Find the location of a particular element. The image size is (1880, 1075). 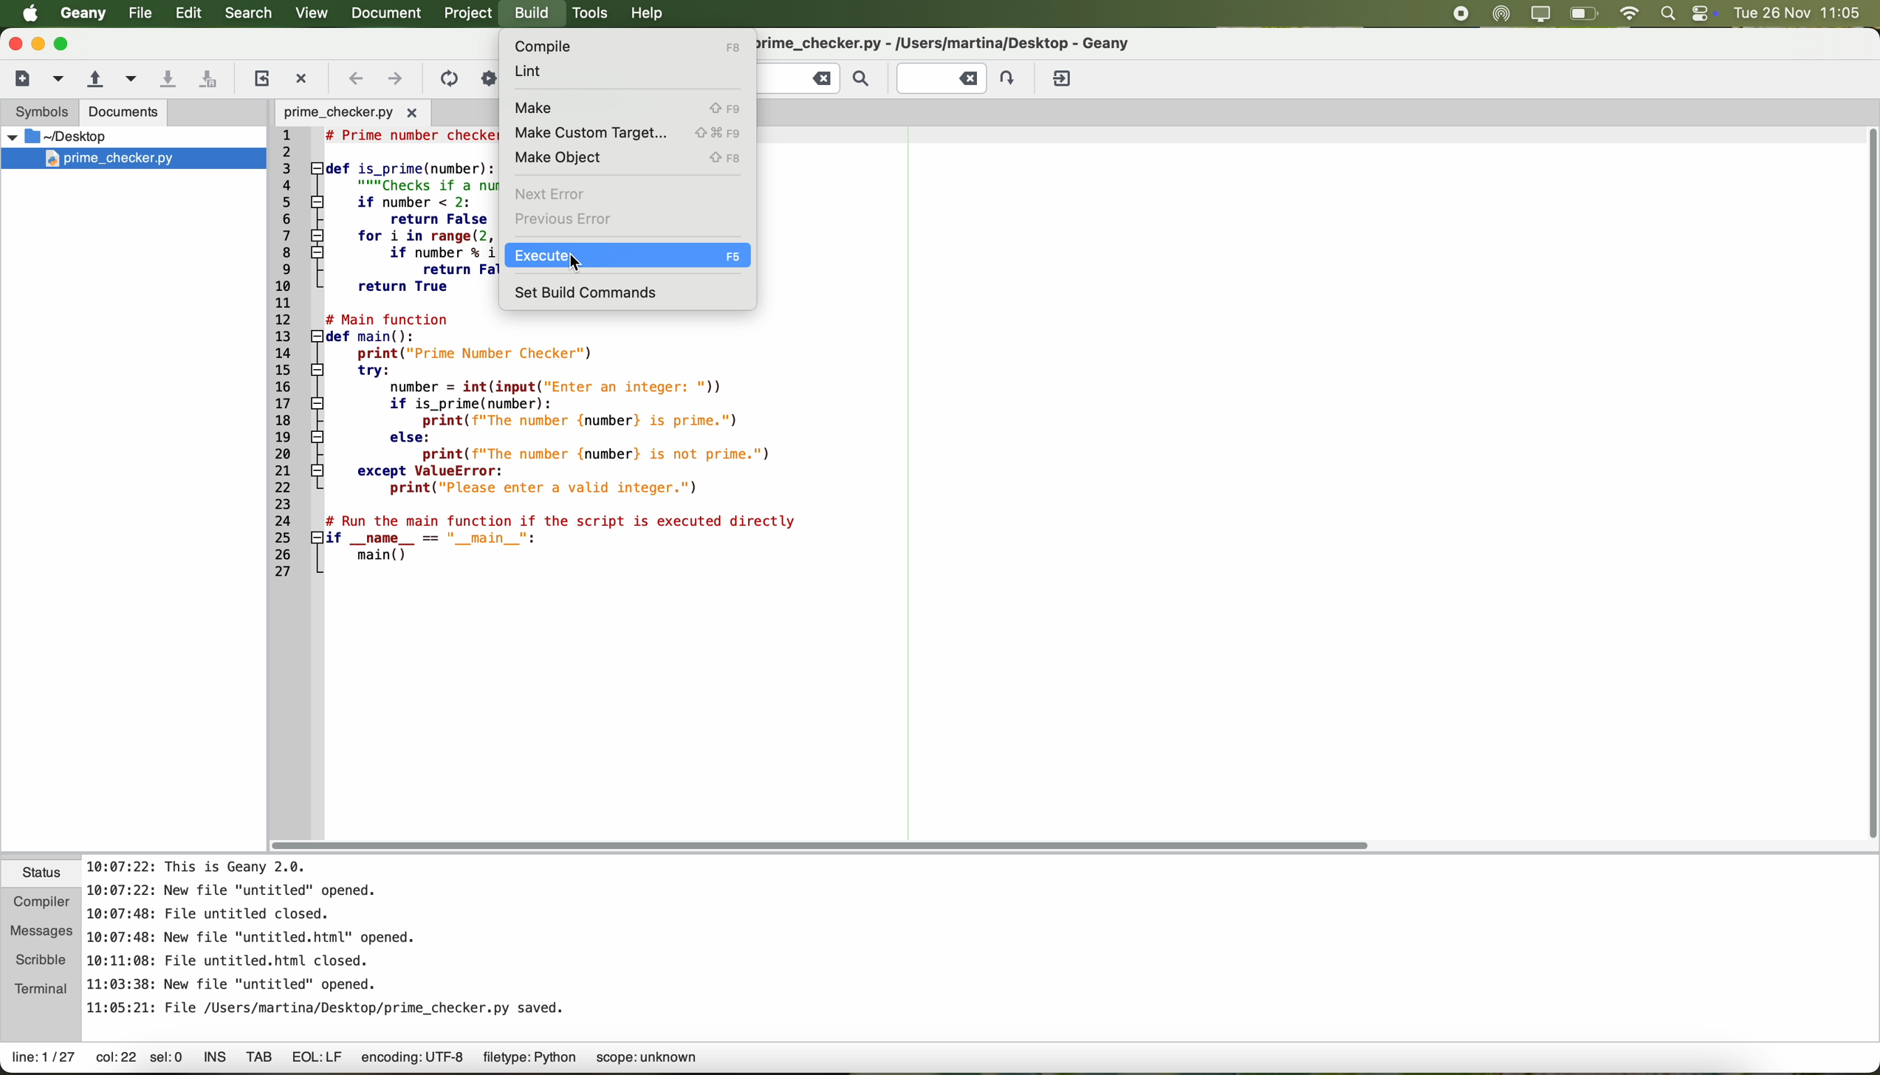

Jump to the entered line number is located at coordinates (958, 77).